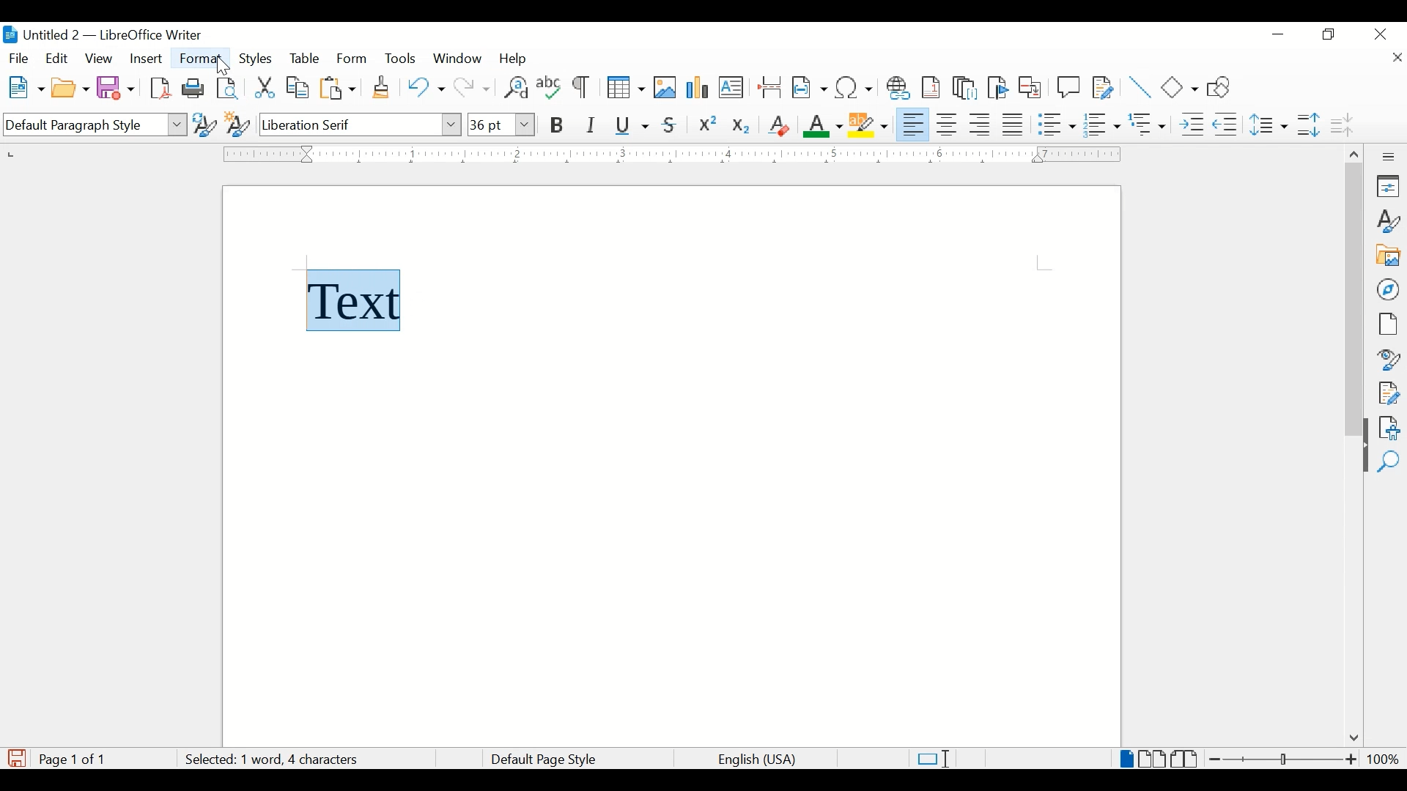 This screenshot has width=1407, height=791. What do you see at coordinates (1396, 59) in the screenshot?
I see `close` at bounding box center [1396, 59].